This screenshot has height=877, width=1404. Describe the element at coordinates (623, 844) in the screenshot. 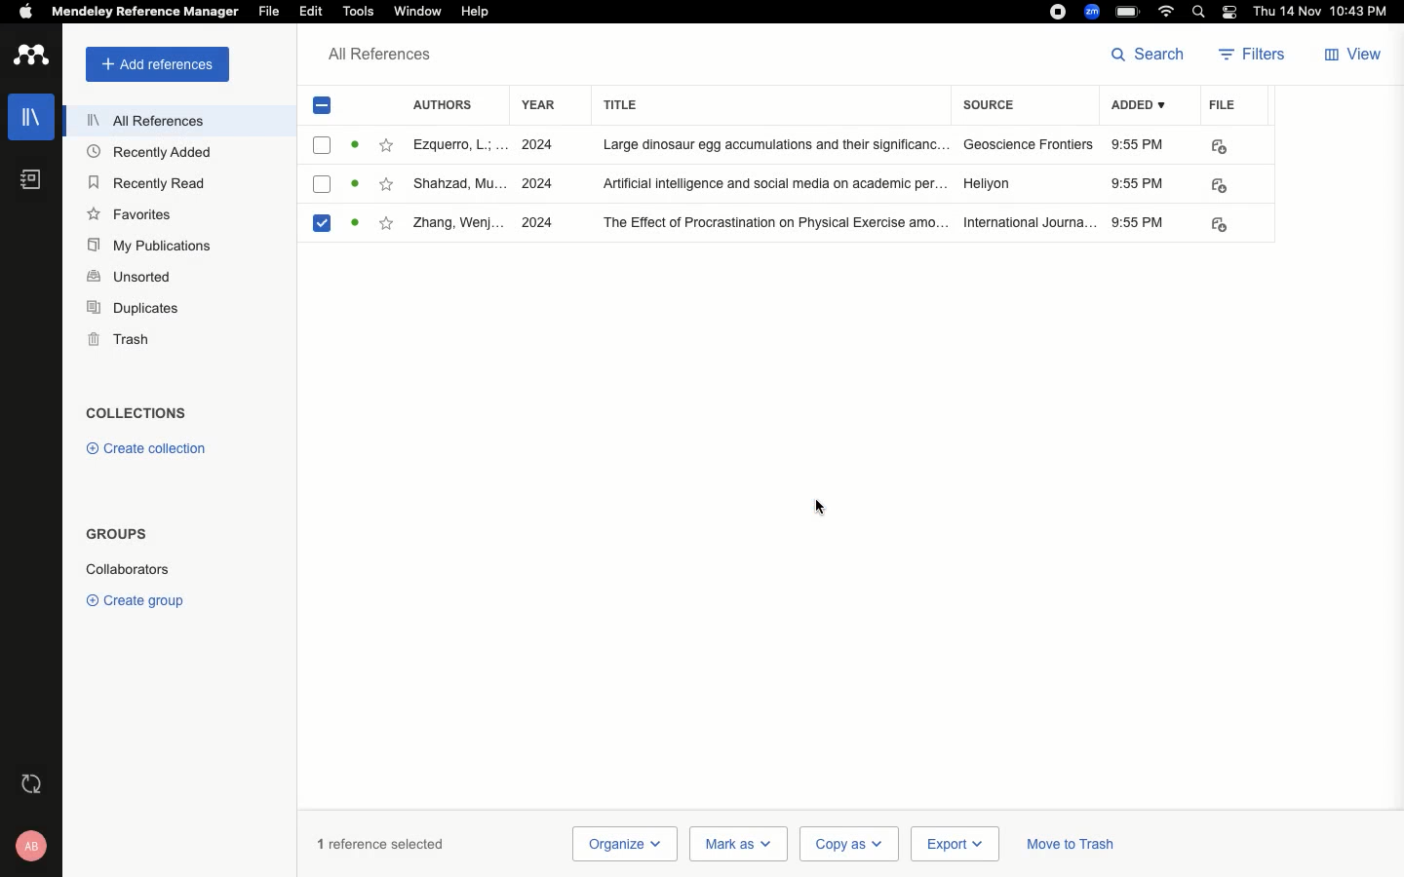

I see `Organize` at that location.